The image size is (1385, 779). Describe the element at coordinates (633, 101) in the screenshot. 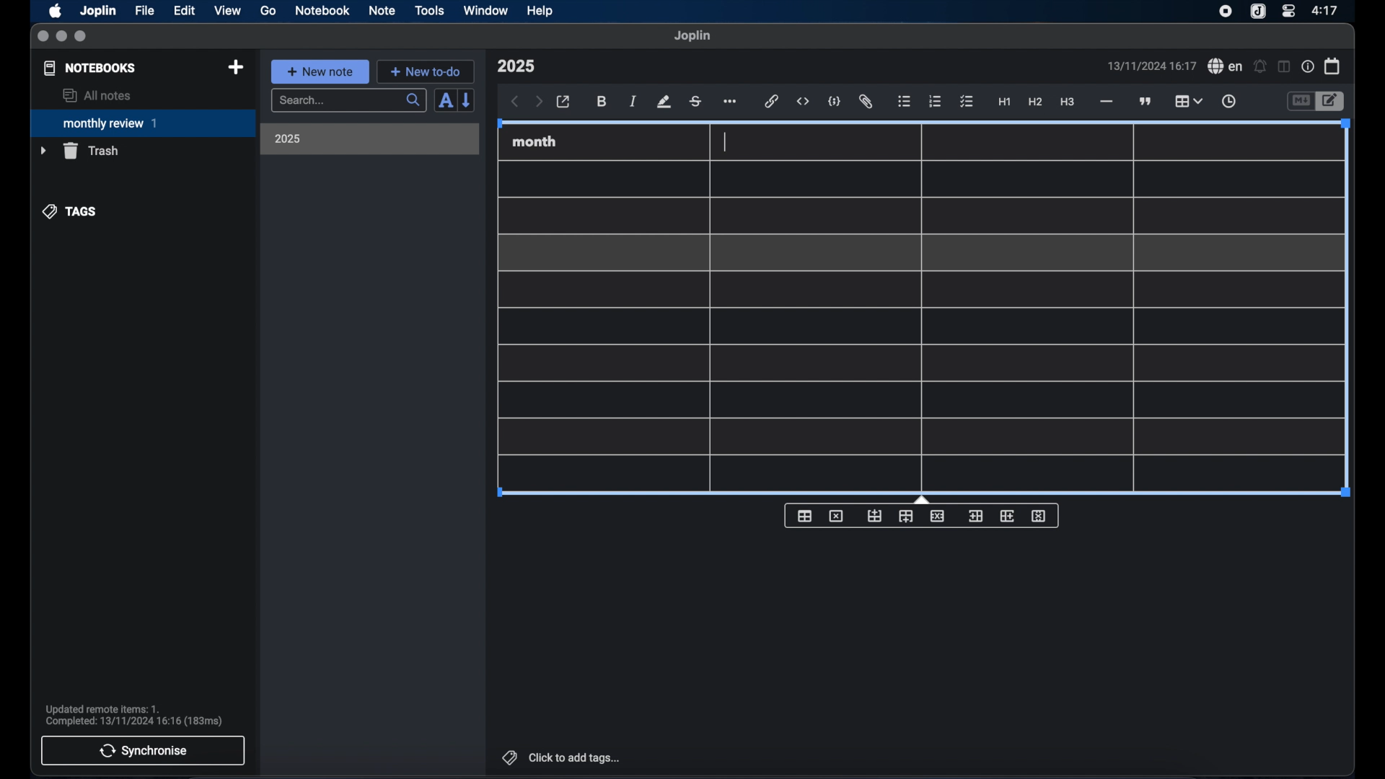

I see `italic` at that location.